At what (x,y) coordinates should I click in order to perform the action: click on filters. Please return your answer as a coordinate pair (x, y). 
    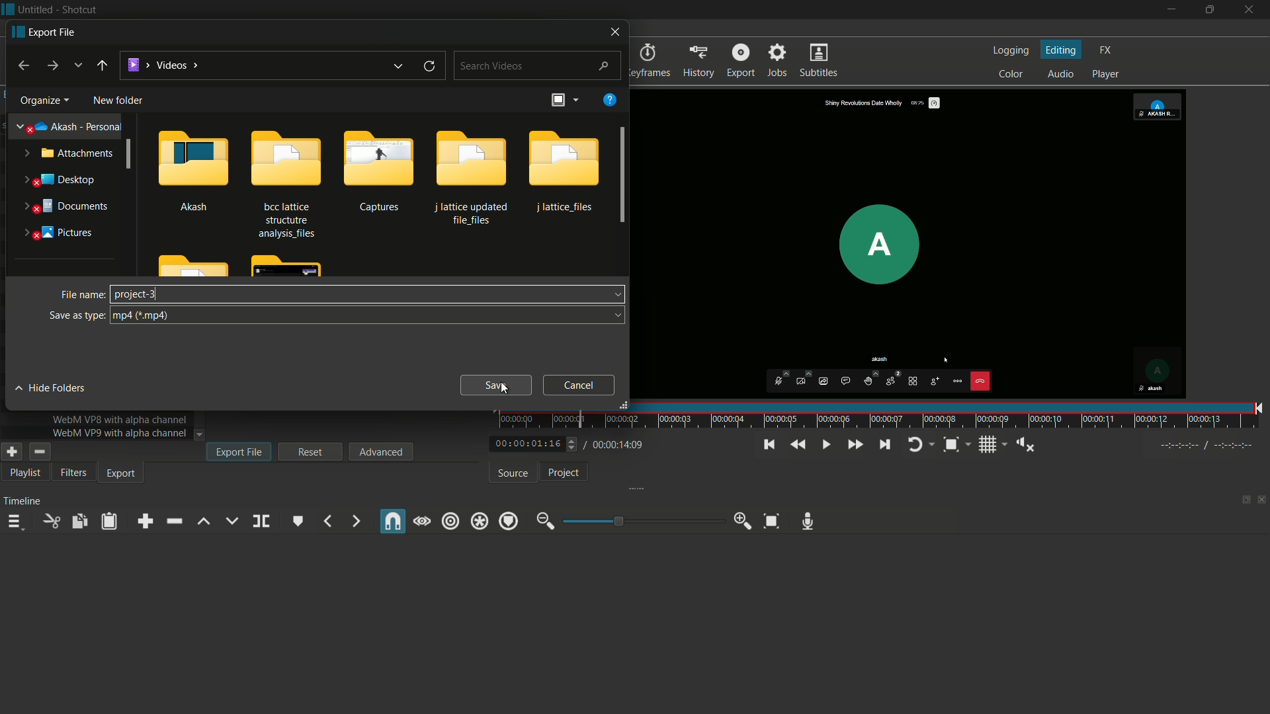
    Looking at the image, I should click on (73, 472).